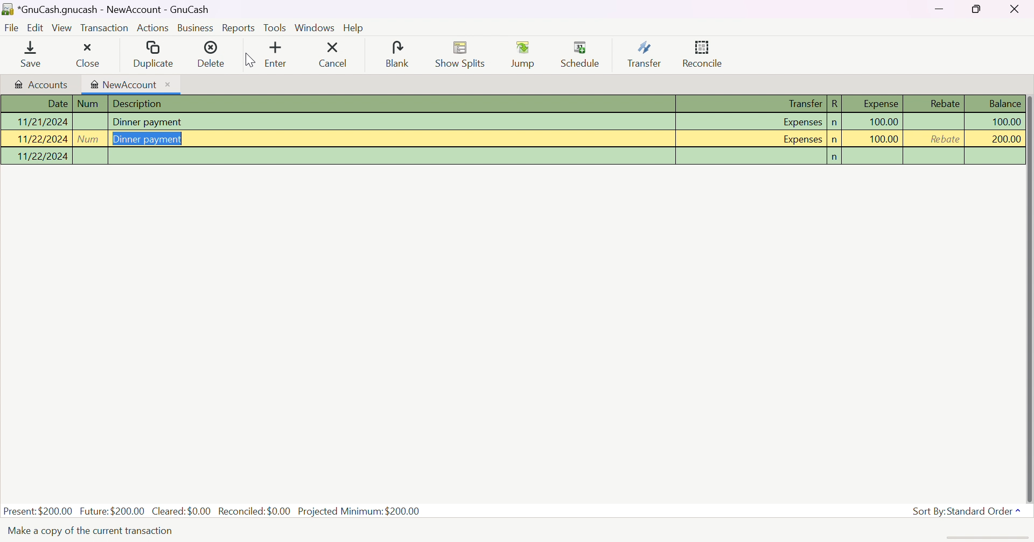 The image size is (1034, 542). I want to click on Transfer, so click(646, 55).